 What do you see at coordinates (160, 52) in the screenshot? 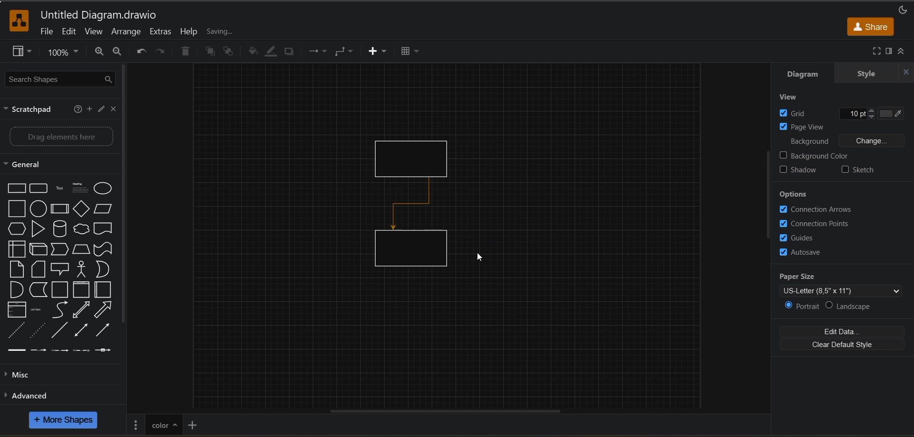
I see `redo` at bounding box center [160, 52].